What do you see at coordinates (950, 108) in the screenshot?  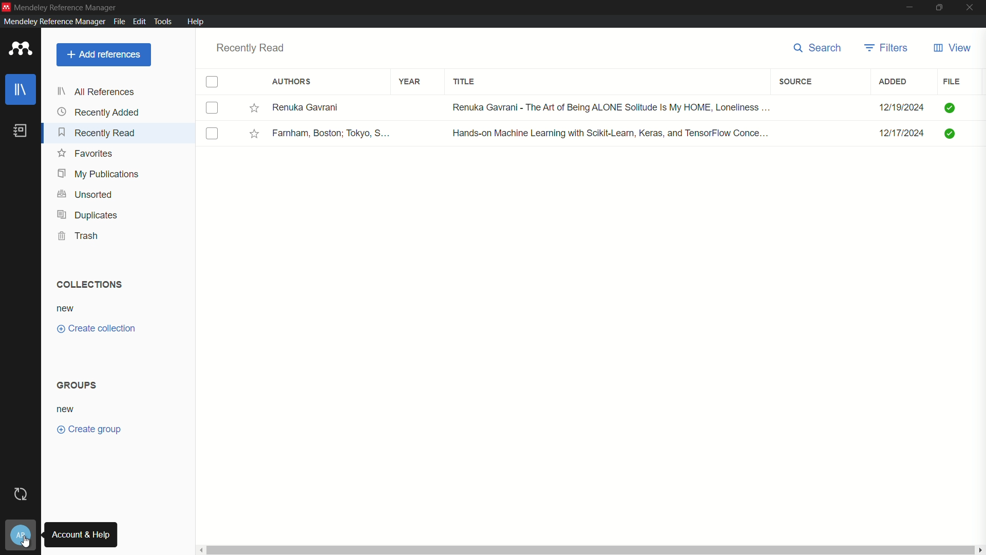 I see `Checked` at bounding box center [950, 108].